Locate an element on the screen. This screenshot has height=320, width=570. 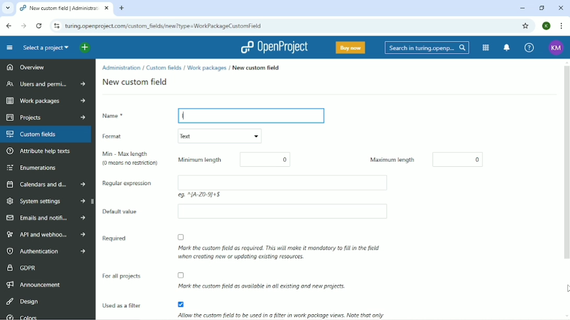
System settings is located at coordinates (47, 202).